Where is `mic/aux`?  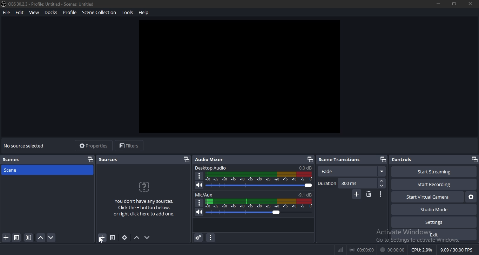 mic/aux is located at coordinates (254, 206).